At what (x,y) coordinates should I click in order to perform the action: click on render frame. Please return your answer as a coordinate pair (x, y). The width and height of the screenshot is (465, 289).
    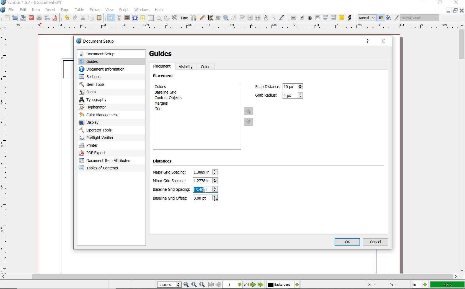
    Looking at the image, I should click on (135, 18).